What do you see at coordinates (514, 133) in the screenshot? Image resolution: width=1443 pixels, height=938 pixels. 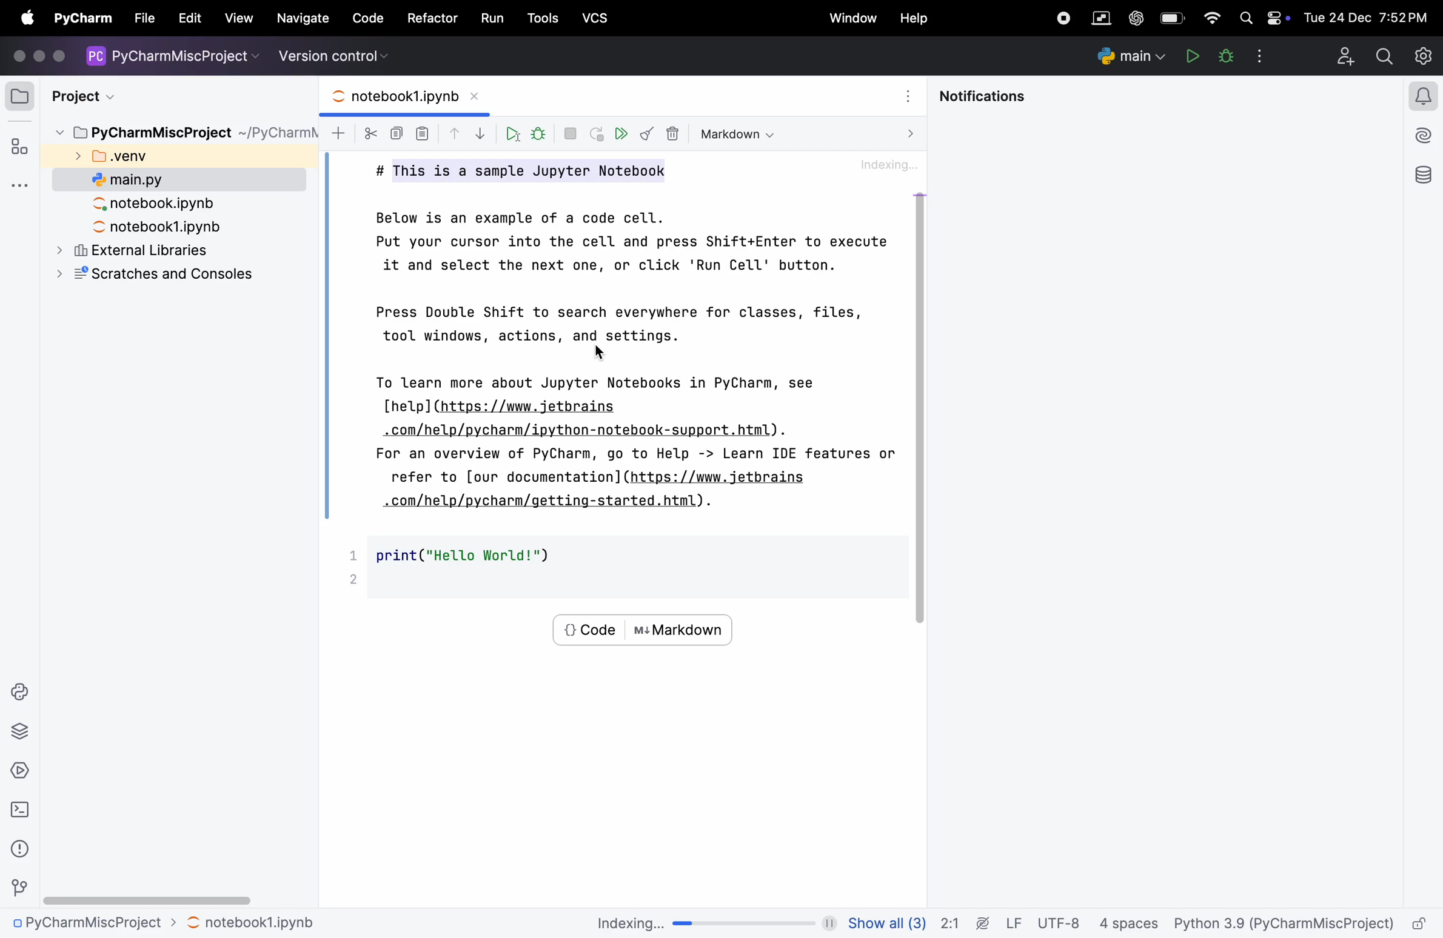 I see `run` at bounding box center [514, 133].